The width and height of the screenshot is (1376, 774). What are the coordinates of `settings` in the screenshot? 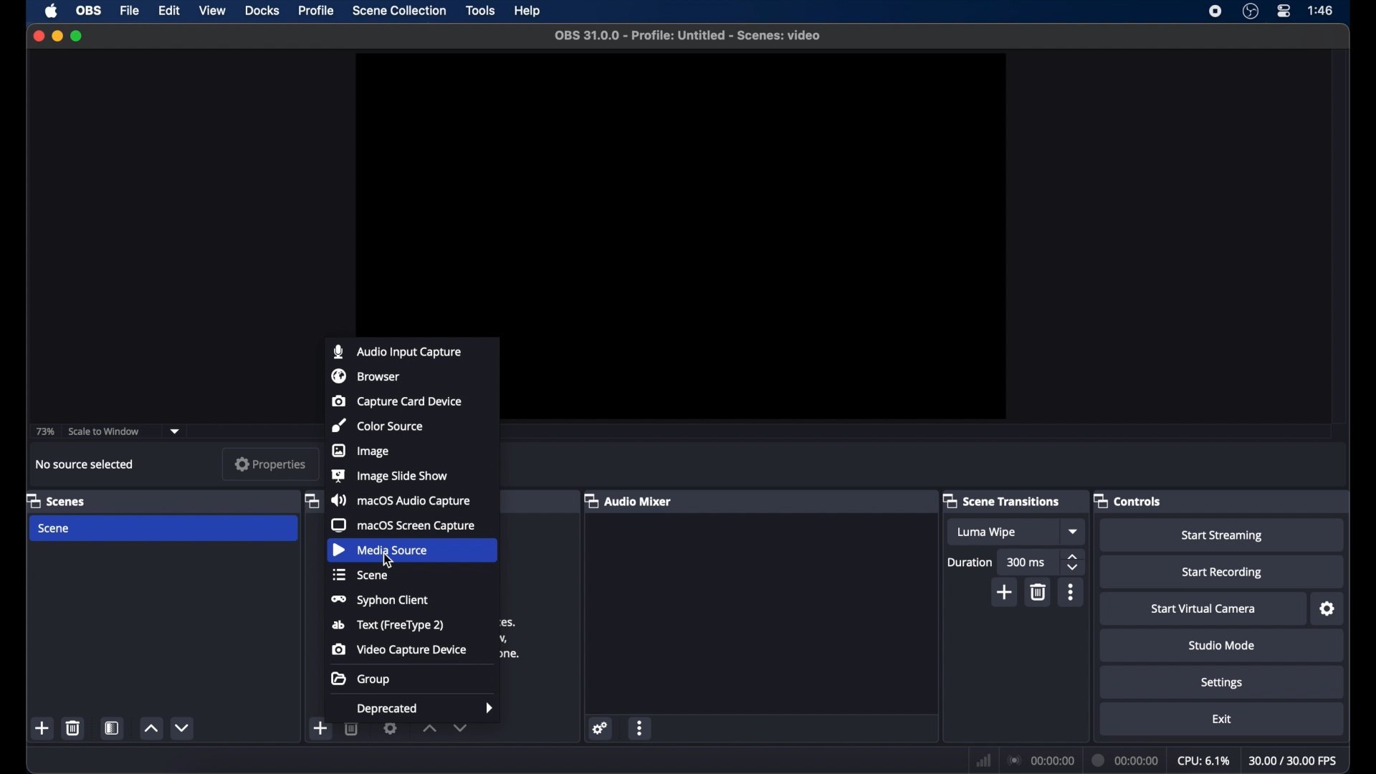 It's located at (1328, 609).